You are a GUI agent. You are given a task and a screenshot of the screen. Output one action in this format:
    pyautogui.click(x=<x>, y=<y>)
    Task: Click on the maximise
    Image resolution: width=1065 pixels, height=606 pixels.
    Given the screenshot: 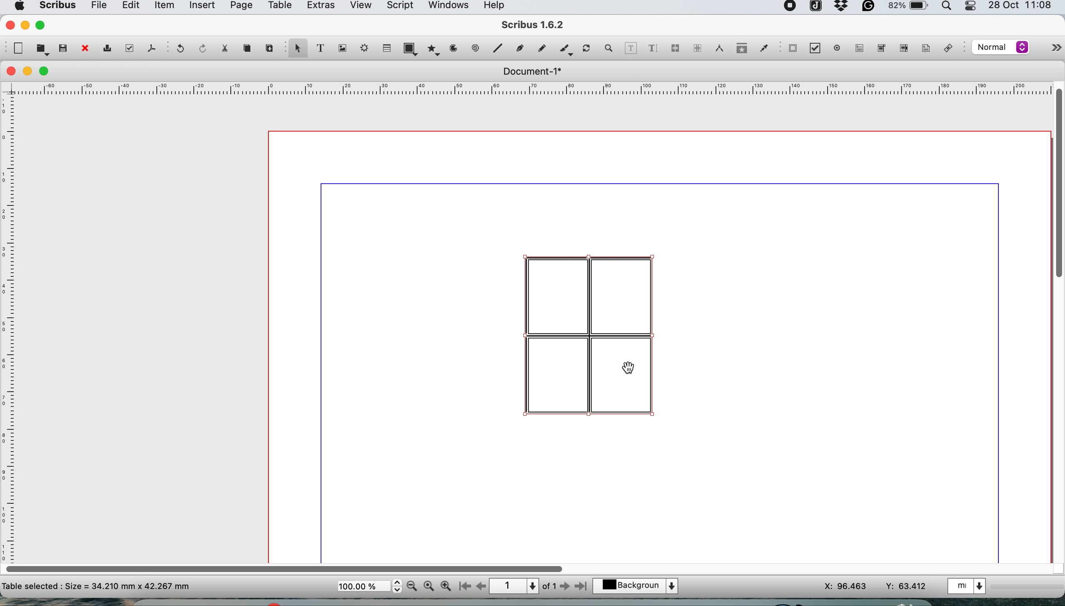 What is the action you would take?
    pyautogui.click(x=43, y=25)
    